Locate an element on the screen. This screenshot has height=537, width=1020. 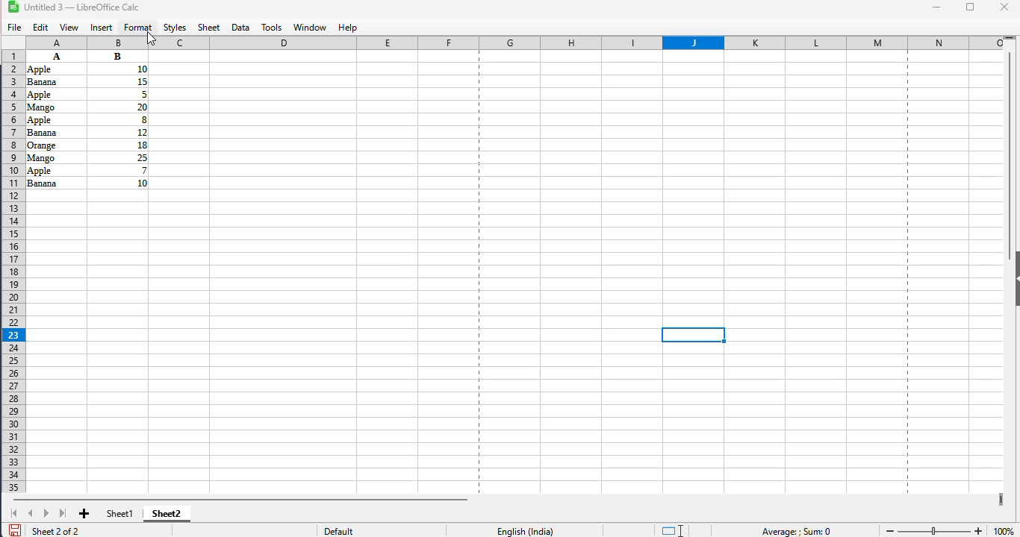
change zoom level is located at coordinates (934, 530).